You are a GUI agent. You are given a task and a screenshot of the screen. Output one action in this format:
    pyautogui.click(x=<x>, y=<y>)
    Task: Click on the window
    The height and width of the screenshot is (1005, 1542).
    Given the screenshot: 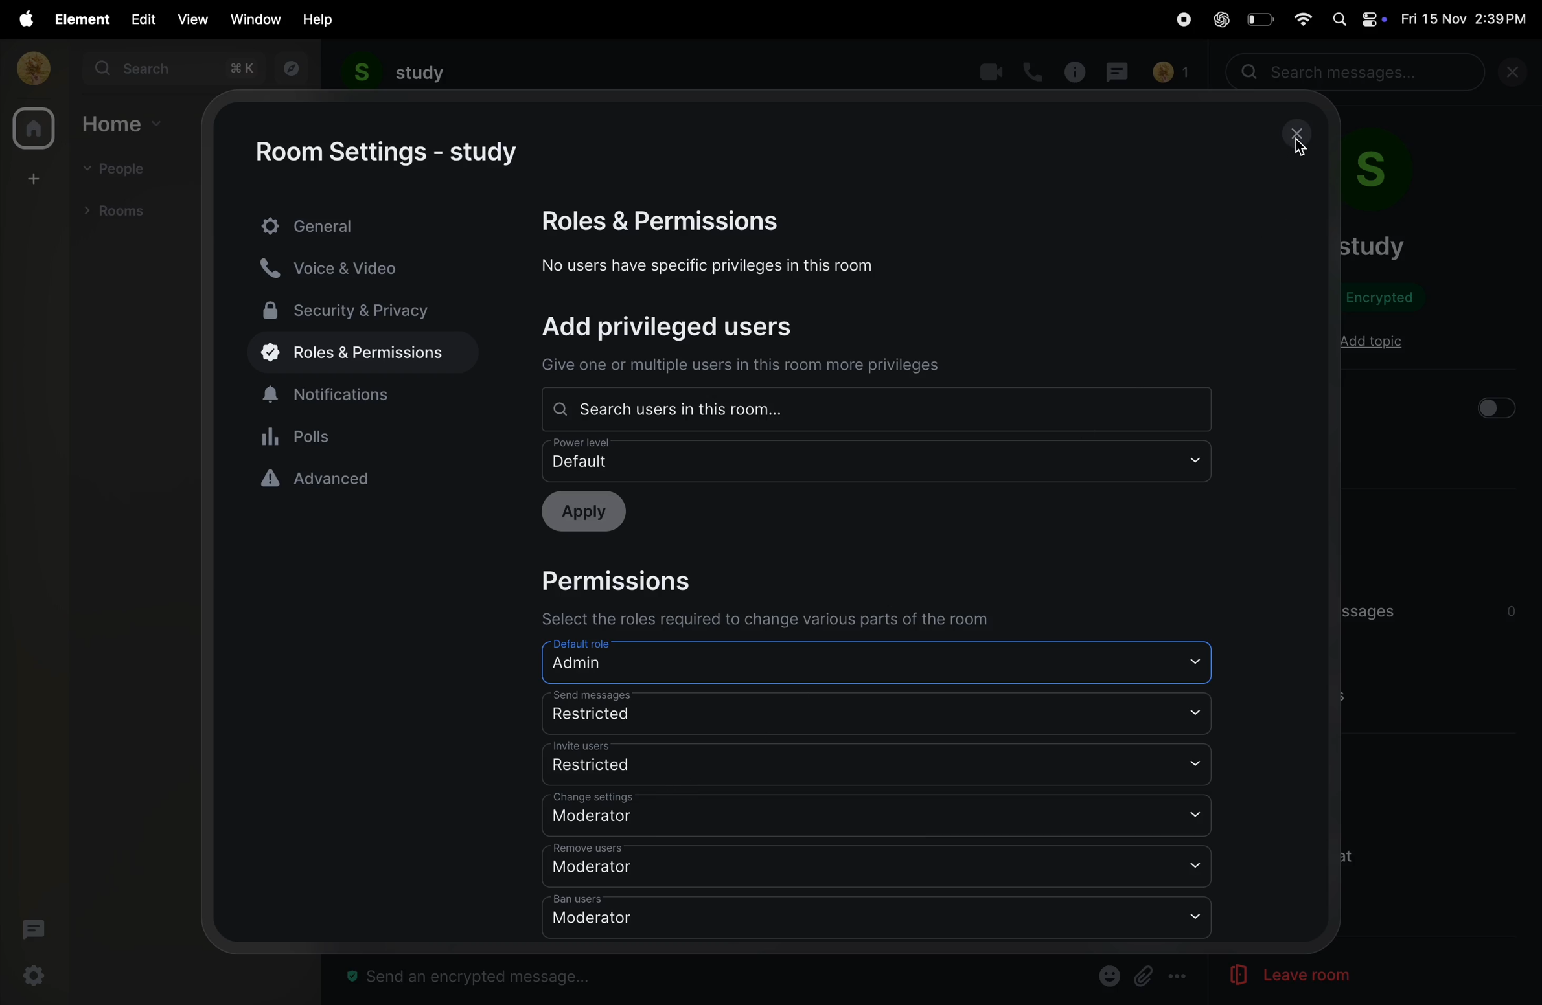 What is the action you would take?
    pyautogui.click(x=257, y=19)
    